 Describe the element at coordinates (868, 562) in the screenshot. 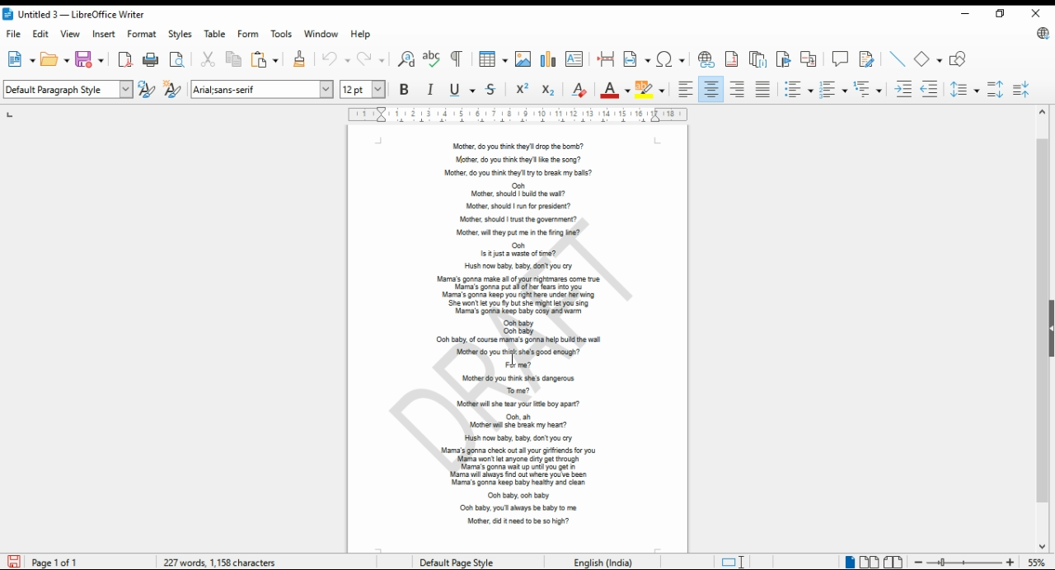

I see `multi page view` at that location.